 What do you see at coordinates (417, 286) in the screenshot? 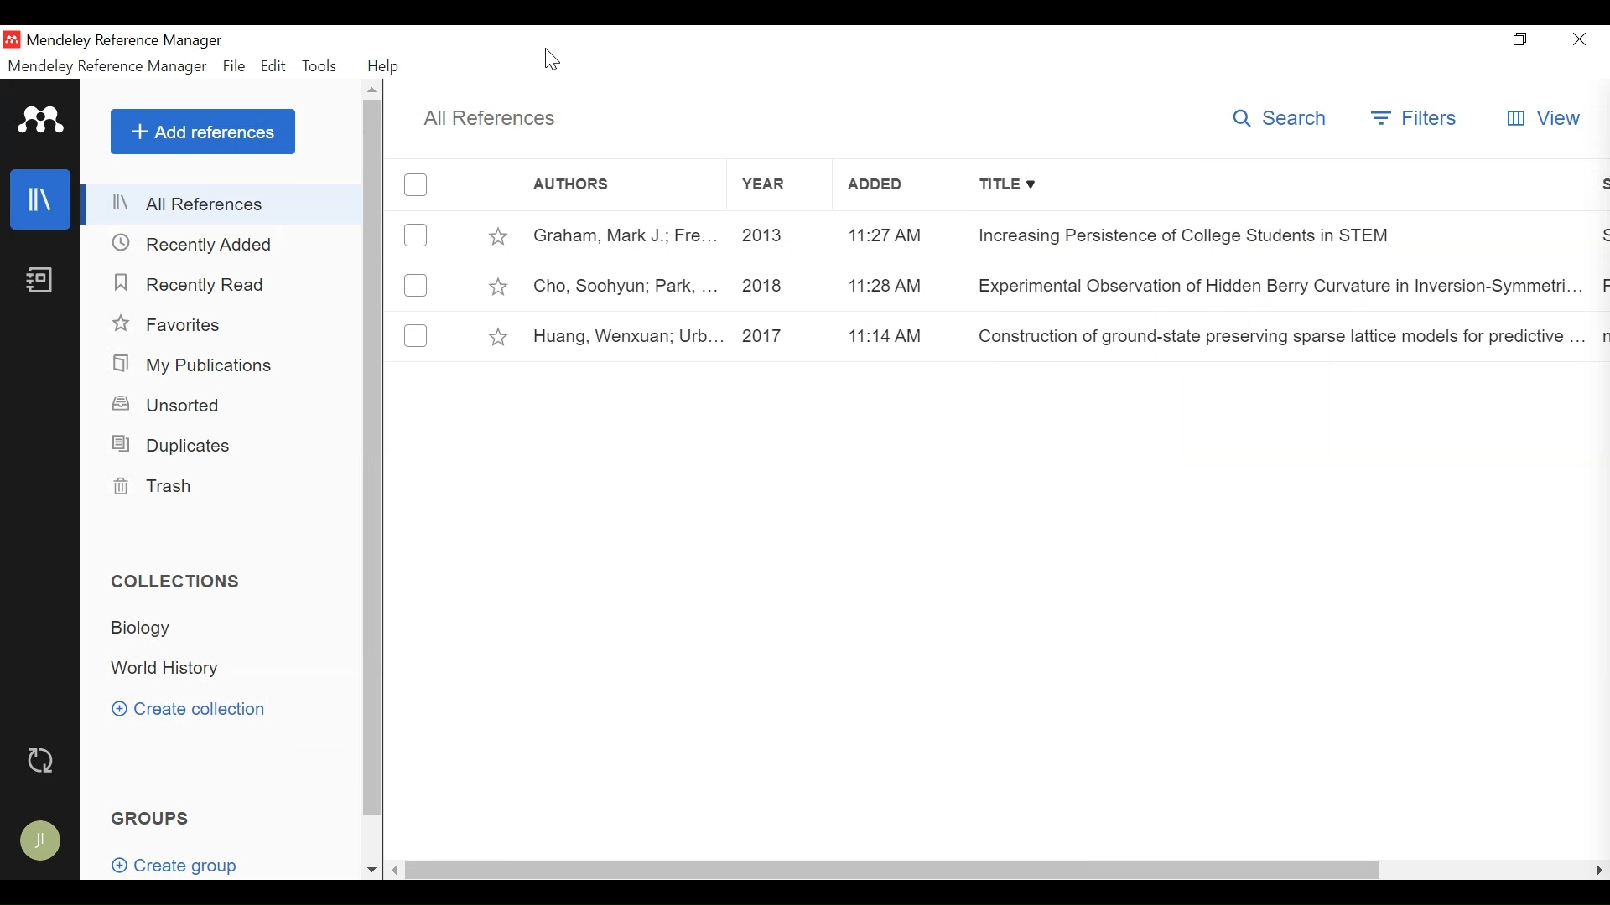
I see `checkbox` at bounding box center [417, 286].